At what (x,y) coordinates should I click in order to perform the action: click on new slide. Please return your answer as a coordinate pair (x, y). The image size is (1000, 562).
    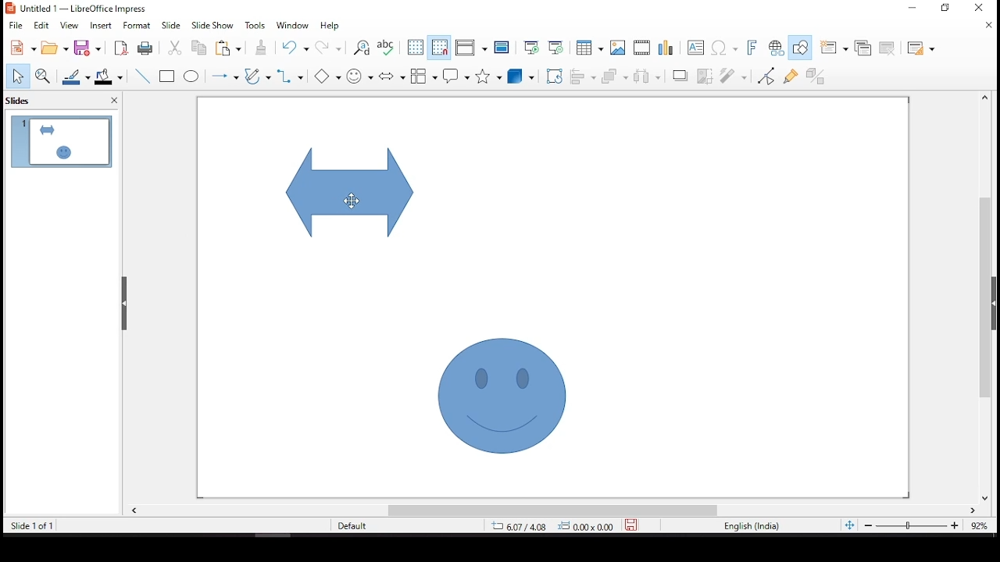
    Looking at the image, I should click on (834, 47).